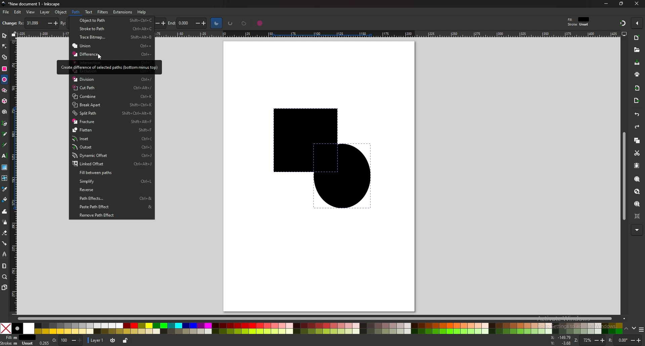 The width and height of the screenshot is (645, 346). I want to click on pencil, so click(5, 134).